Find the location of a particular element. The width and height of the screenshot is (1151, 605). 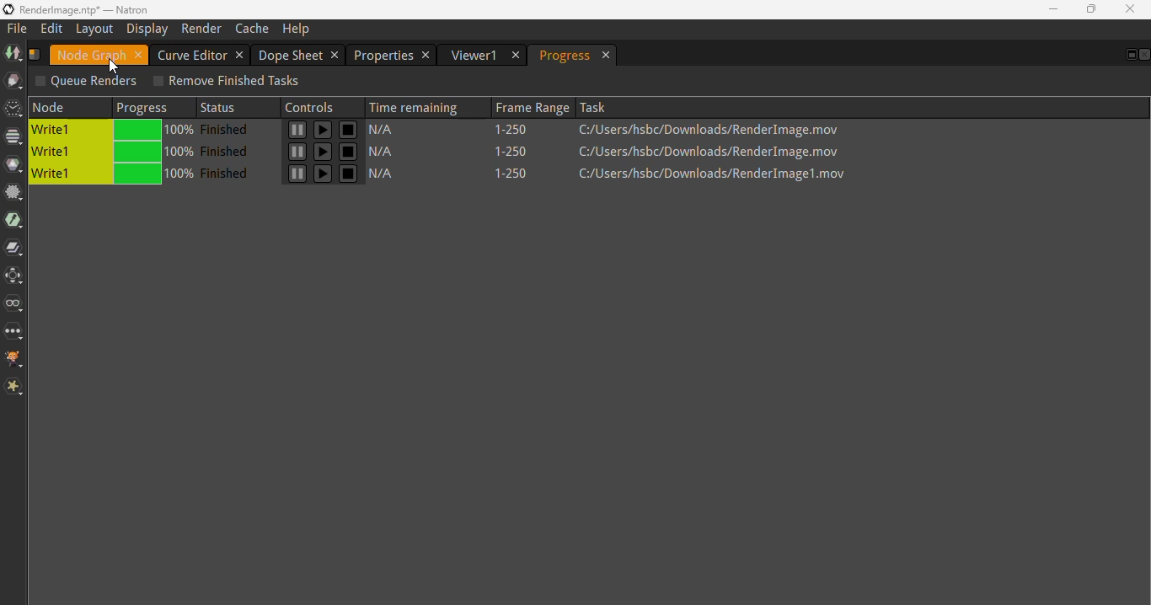

GMIC is located at coordinates (14, 359).